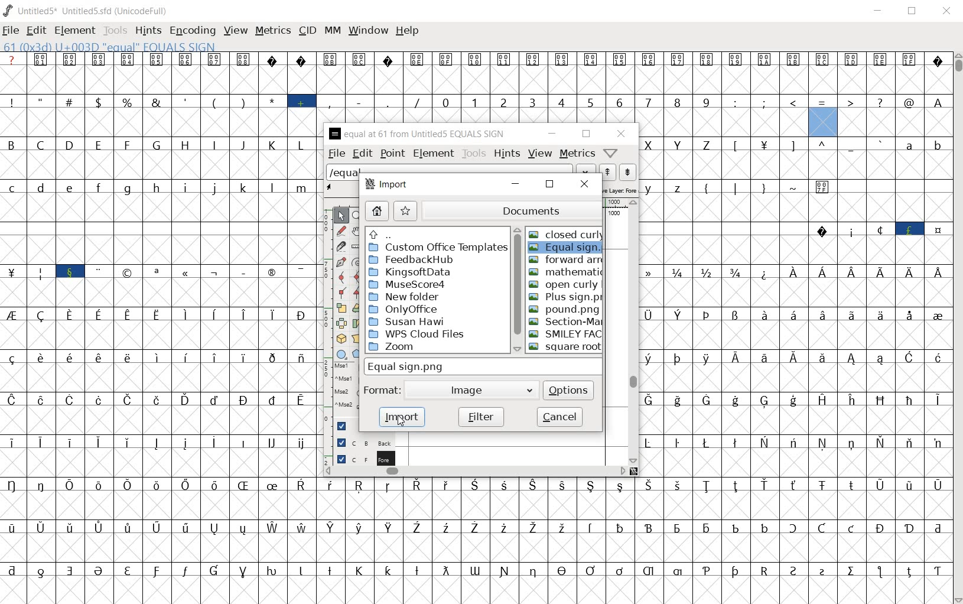 The image size is (963, 604). I want to click on scrollbar, so click(633, 332).